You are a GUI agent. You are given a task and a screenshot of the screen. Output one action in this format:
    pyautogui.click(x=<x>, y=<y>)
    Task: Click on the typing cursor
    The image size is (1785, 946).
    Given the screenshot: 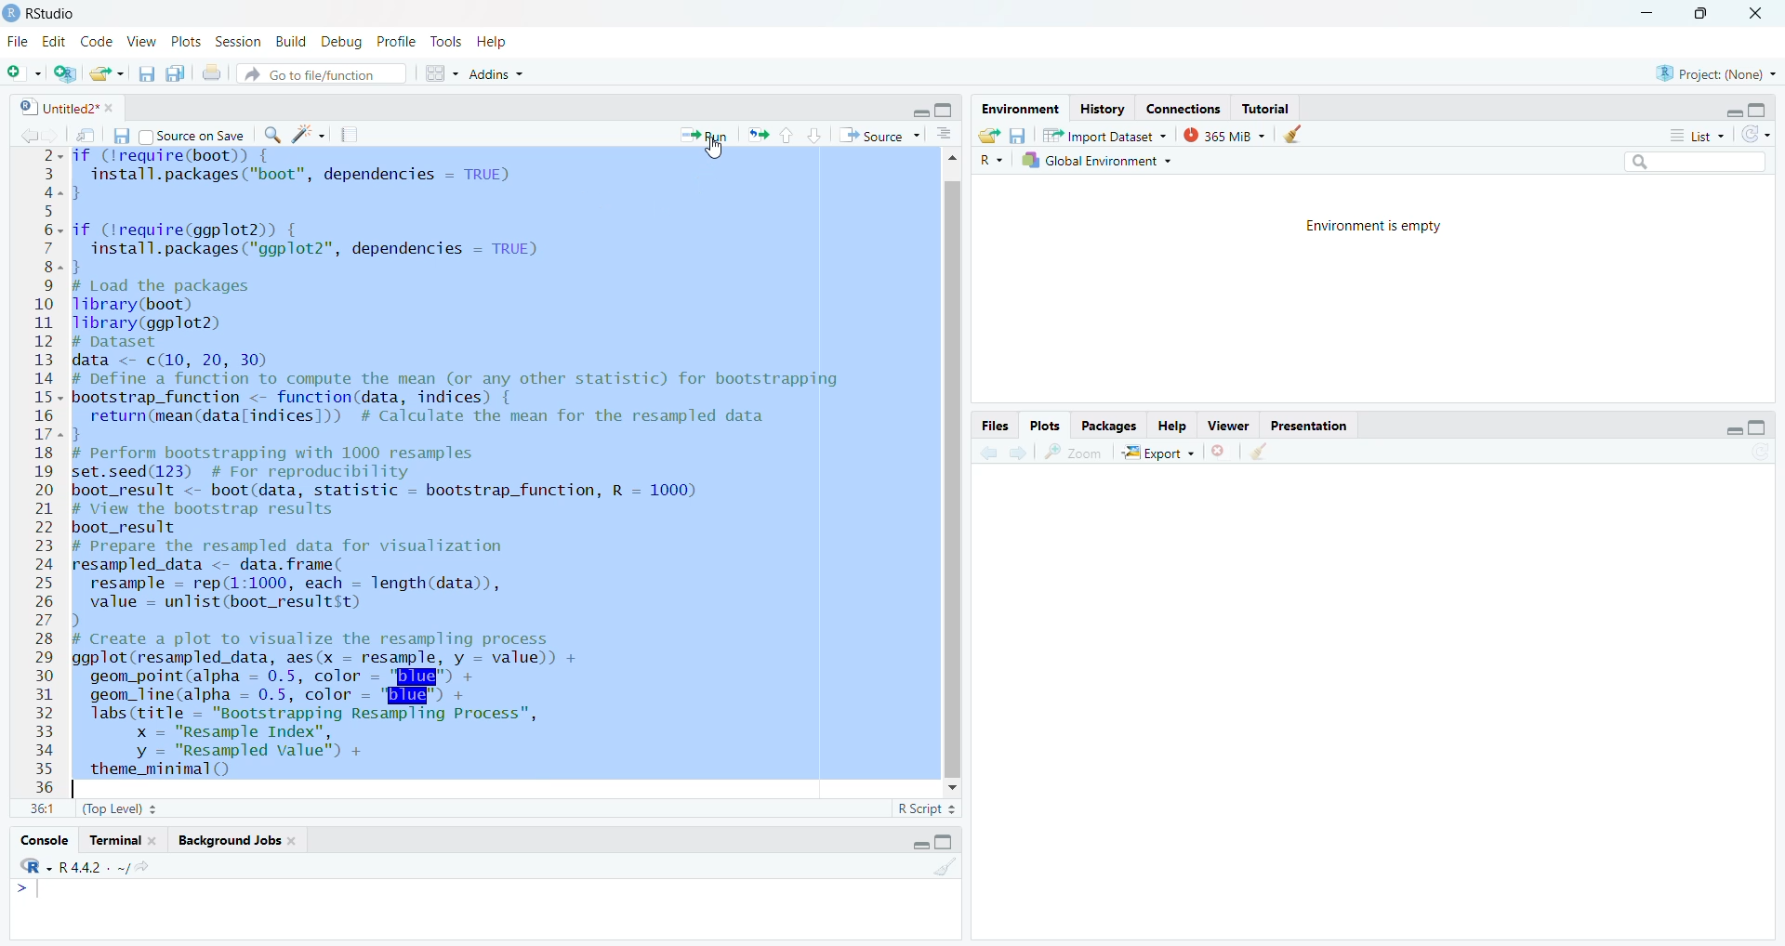 What is the action you would take?
    pyautogui.click(x=81, y=789)
    